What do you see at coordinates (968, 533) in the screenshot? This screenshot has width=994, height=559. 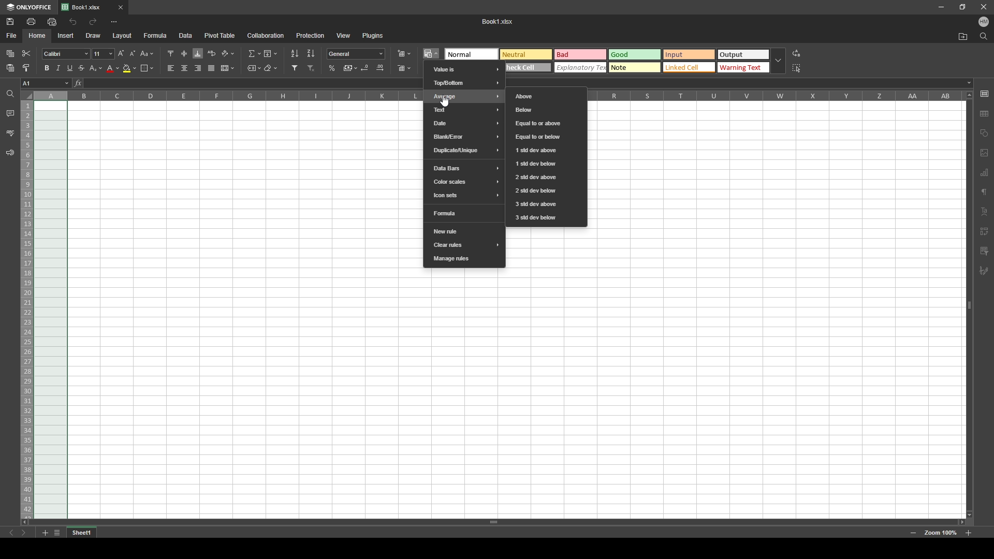 I see `zoom in` at bounding box center [968, 533].